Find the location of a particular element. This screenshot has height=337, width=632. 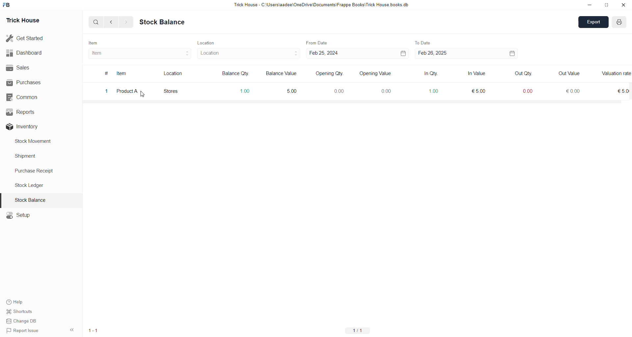

Close is located at coordinates (625, 6).